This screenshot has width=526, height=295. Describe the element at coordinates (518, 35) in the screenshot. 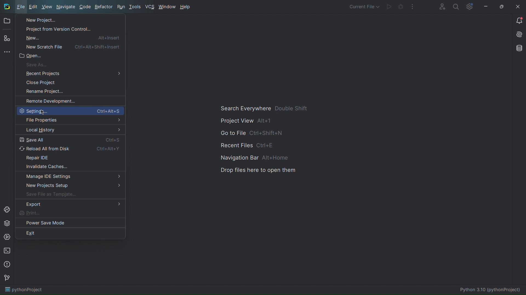

I see `Install AI Assistant` at that location.